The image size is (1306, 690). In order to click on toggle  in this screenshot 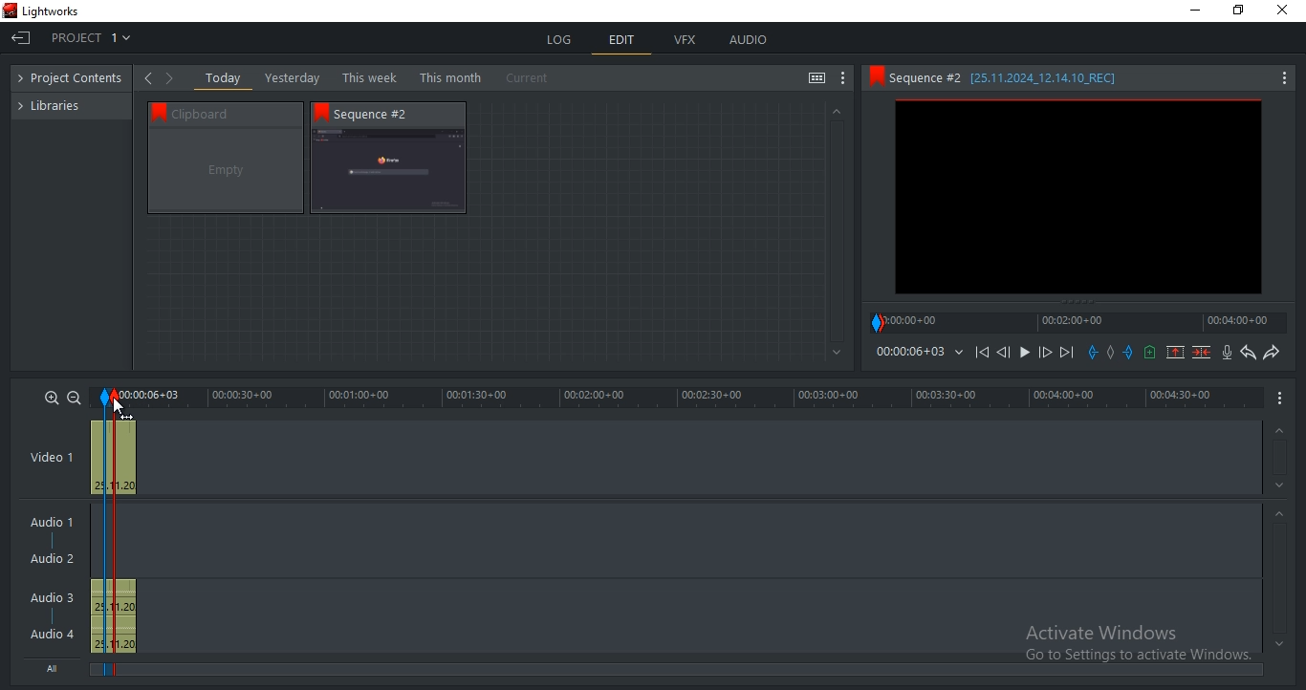, I will do `click(816, 79)`.